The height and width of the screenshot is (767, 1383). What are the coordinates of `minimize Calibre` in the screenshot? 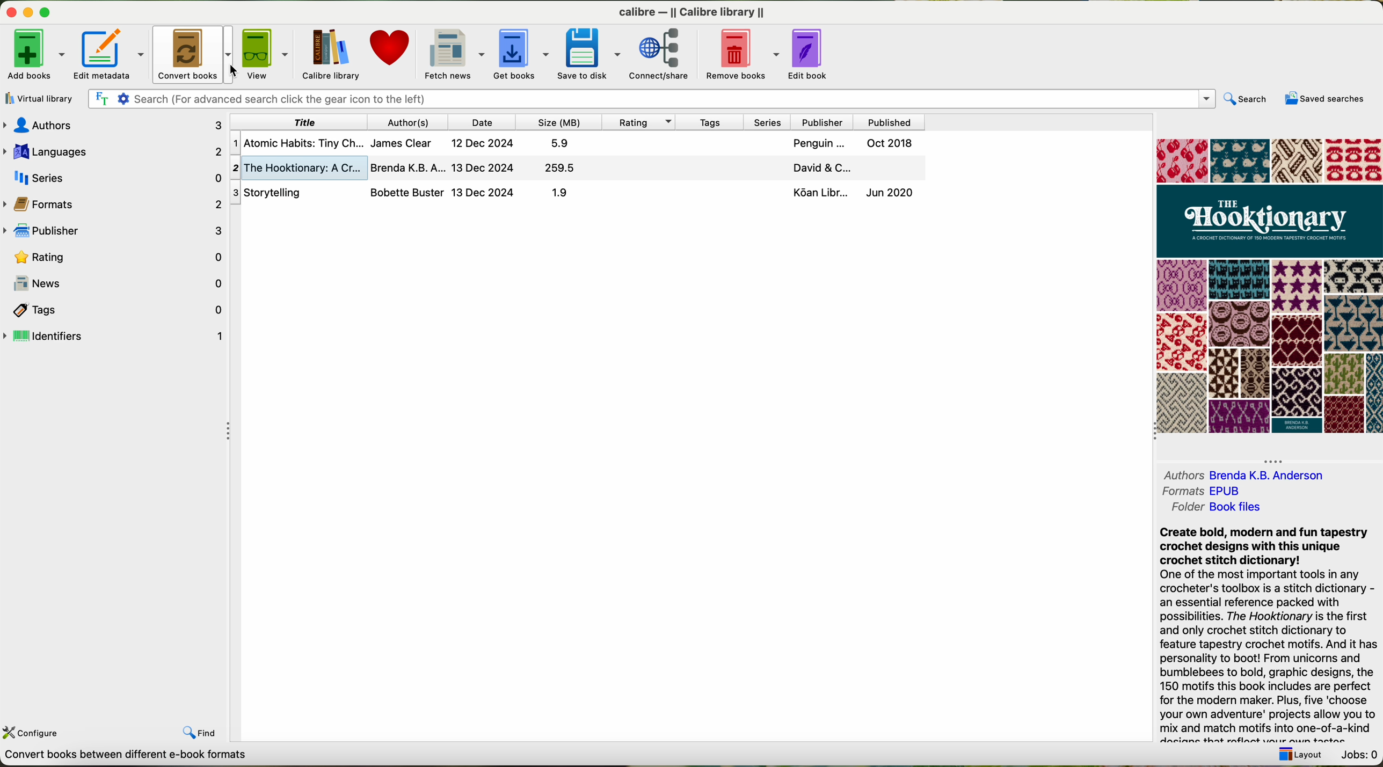 It's located at (28, 13).